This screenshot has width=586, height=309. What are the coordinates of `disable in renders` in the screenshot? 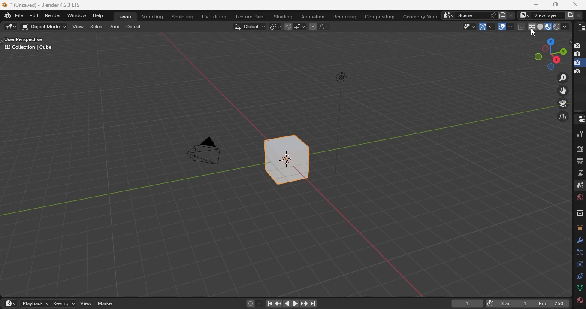 It's located at (579, 45).